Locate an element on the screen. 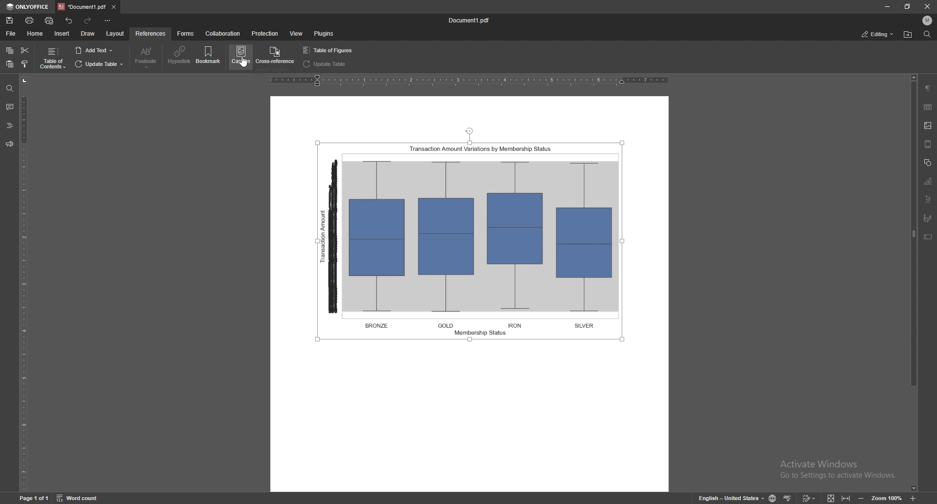 The image size is (937, 504). caption is located at coordinates (240, 56).